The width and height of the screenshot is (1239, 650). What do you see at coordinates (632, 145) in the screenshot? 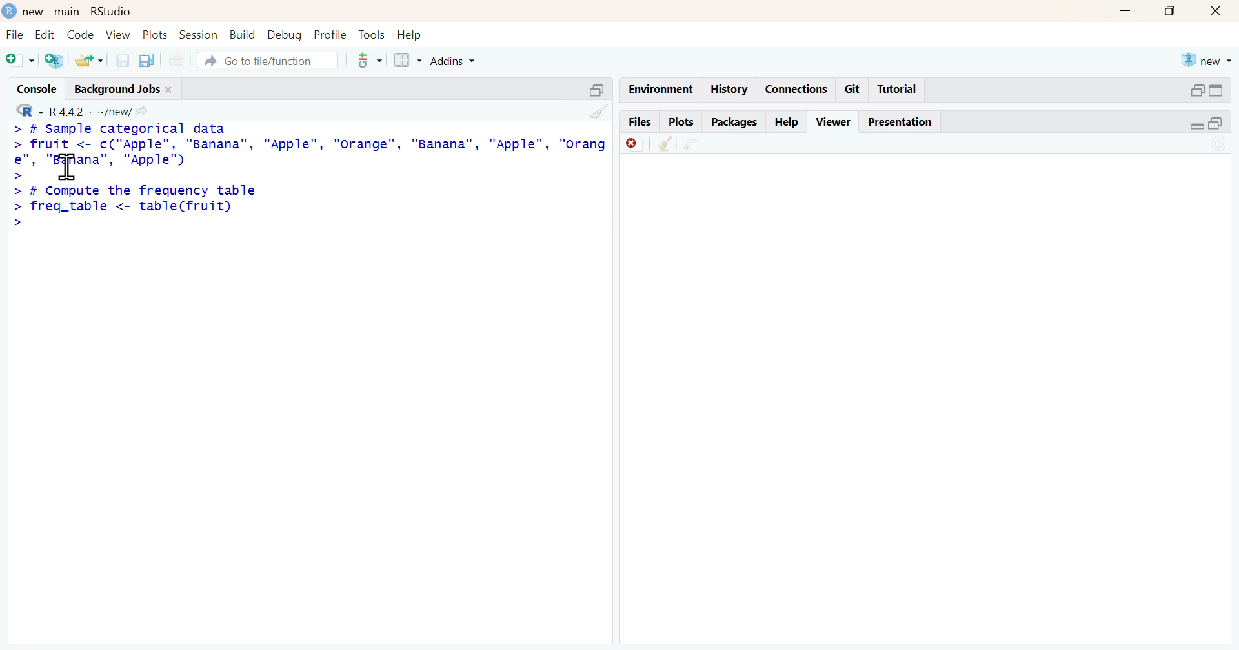
I see `remove current viewer` at bounding box center [632, 145].